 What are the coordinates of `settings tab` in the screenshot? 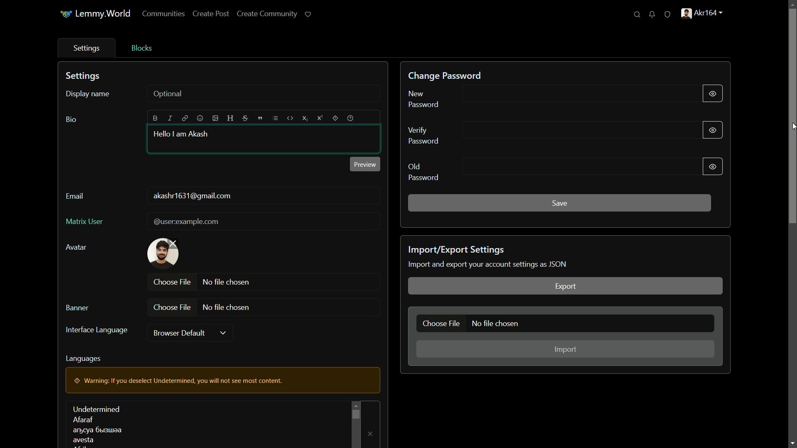 It's located at (88, 49).